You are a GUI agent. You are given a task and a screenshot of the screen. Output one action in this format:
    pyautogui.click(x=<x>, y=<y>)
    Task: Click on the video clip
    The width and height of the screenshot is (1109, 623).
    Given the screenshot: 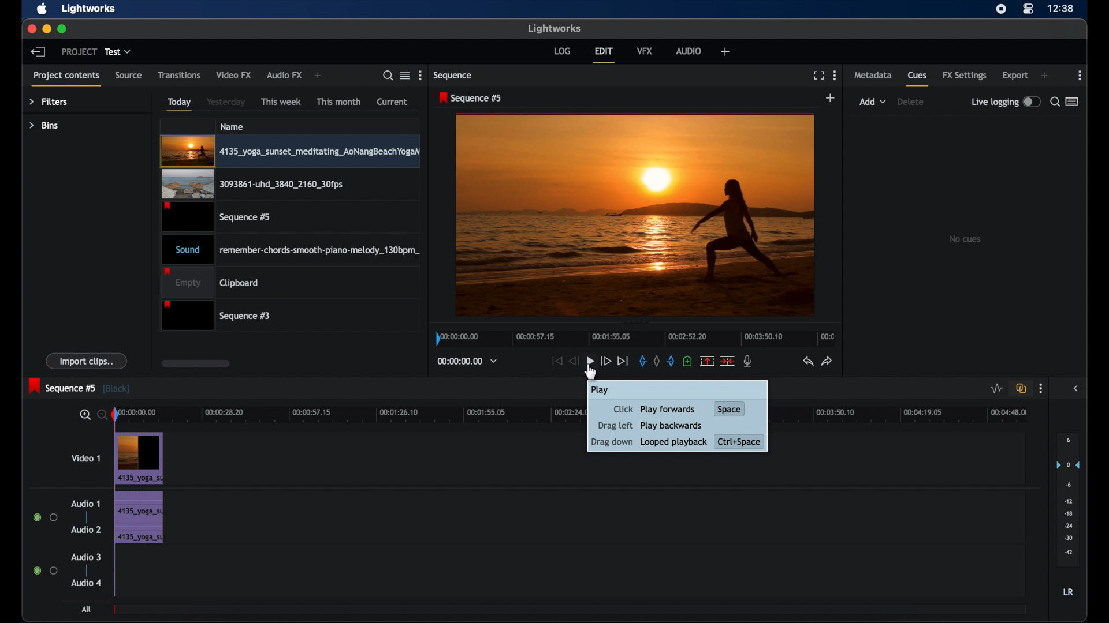 What is the action you would take?
    pyautogui.click(x=290, y=152)
    